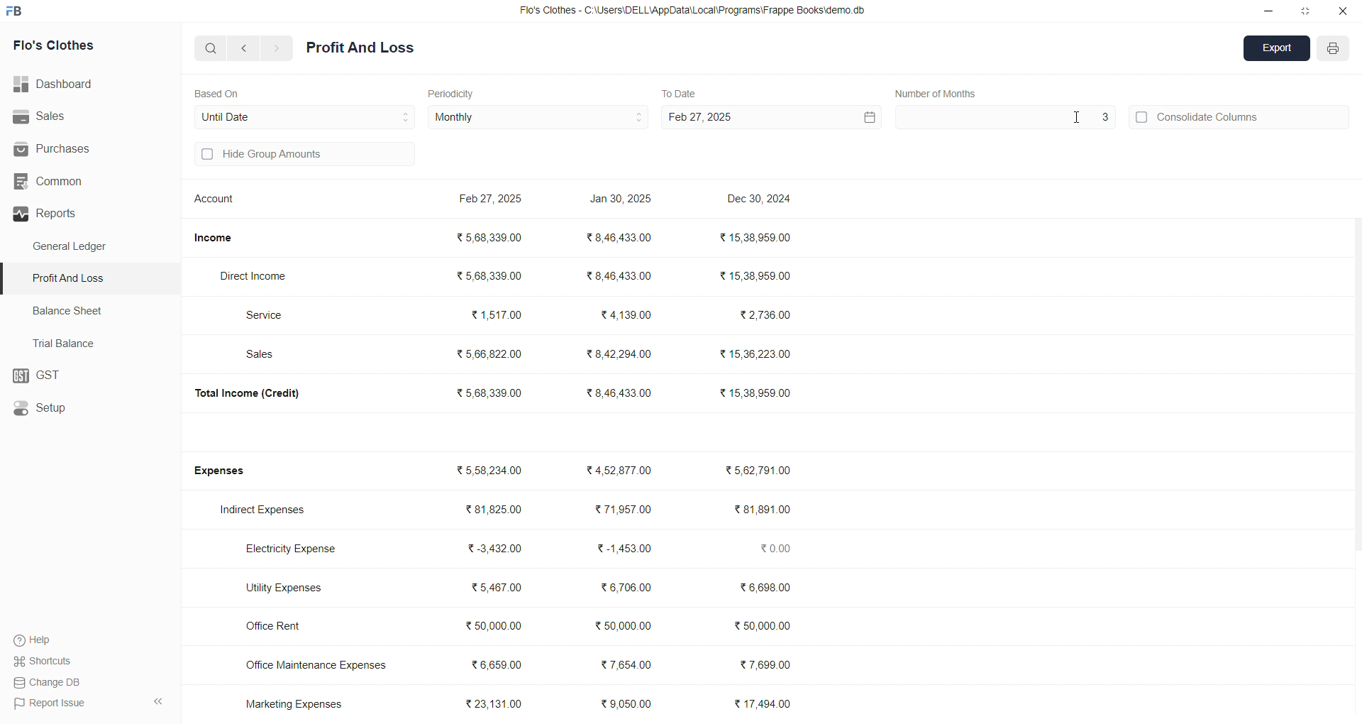 Image resolution: width=1362 pixels, height=724 pixels. Describe the element at coordinates (758, 393) in the screenshot. I see `₹15,38,959.00` at that location.